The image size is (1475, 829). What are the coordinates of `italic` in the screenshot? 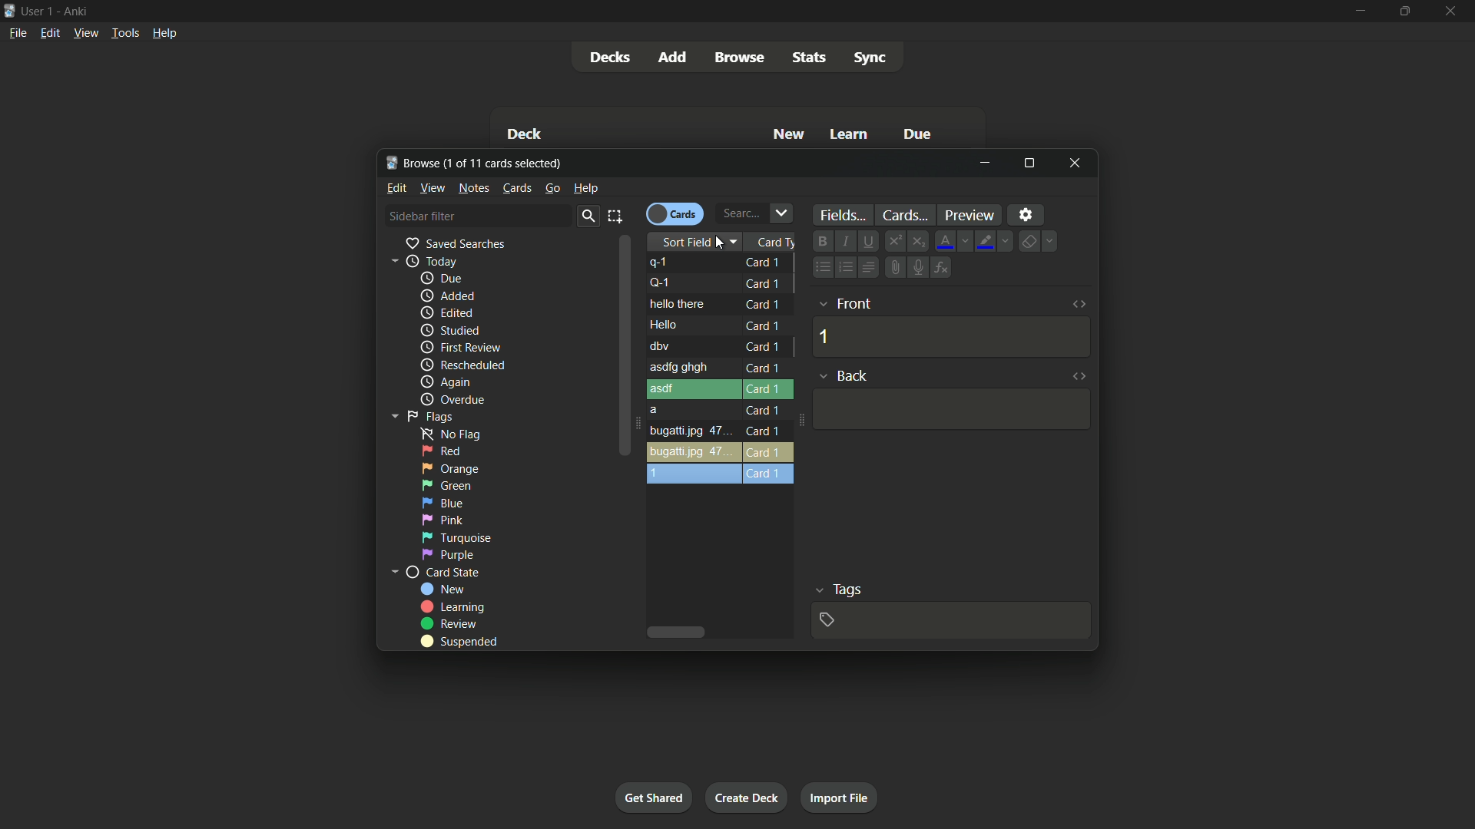 It's located at (844, 241).